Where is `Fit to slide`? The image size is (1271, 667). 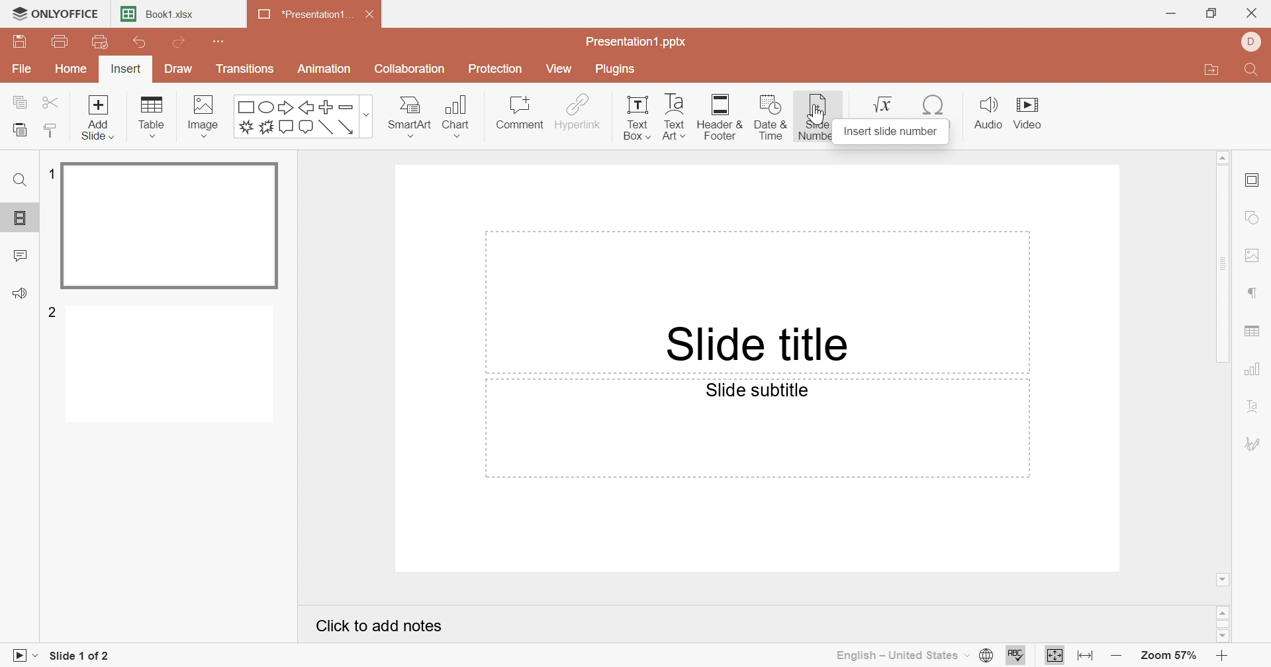 Fit to slide is located at coordinates (1055, 655).